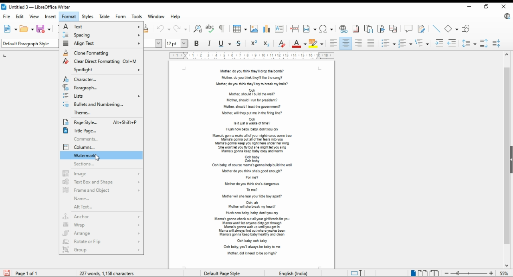  Describe the element at coordinates (105, 16) in the screenshot. I see `table` at that location.